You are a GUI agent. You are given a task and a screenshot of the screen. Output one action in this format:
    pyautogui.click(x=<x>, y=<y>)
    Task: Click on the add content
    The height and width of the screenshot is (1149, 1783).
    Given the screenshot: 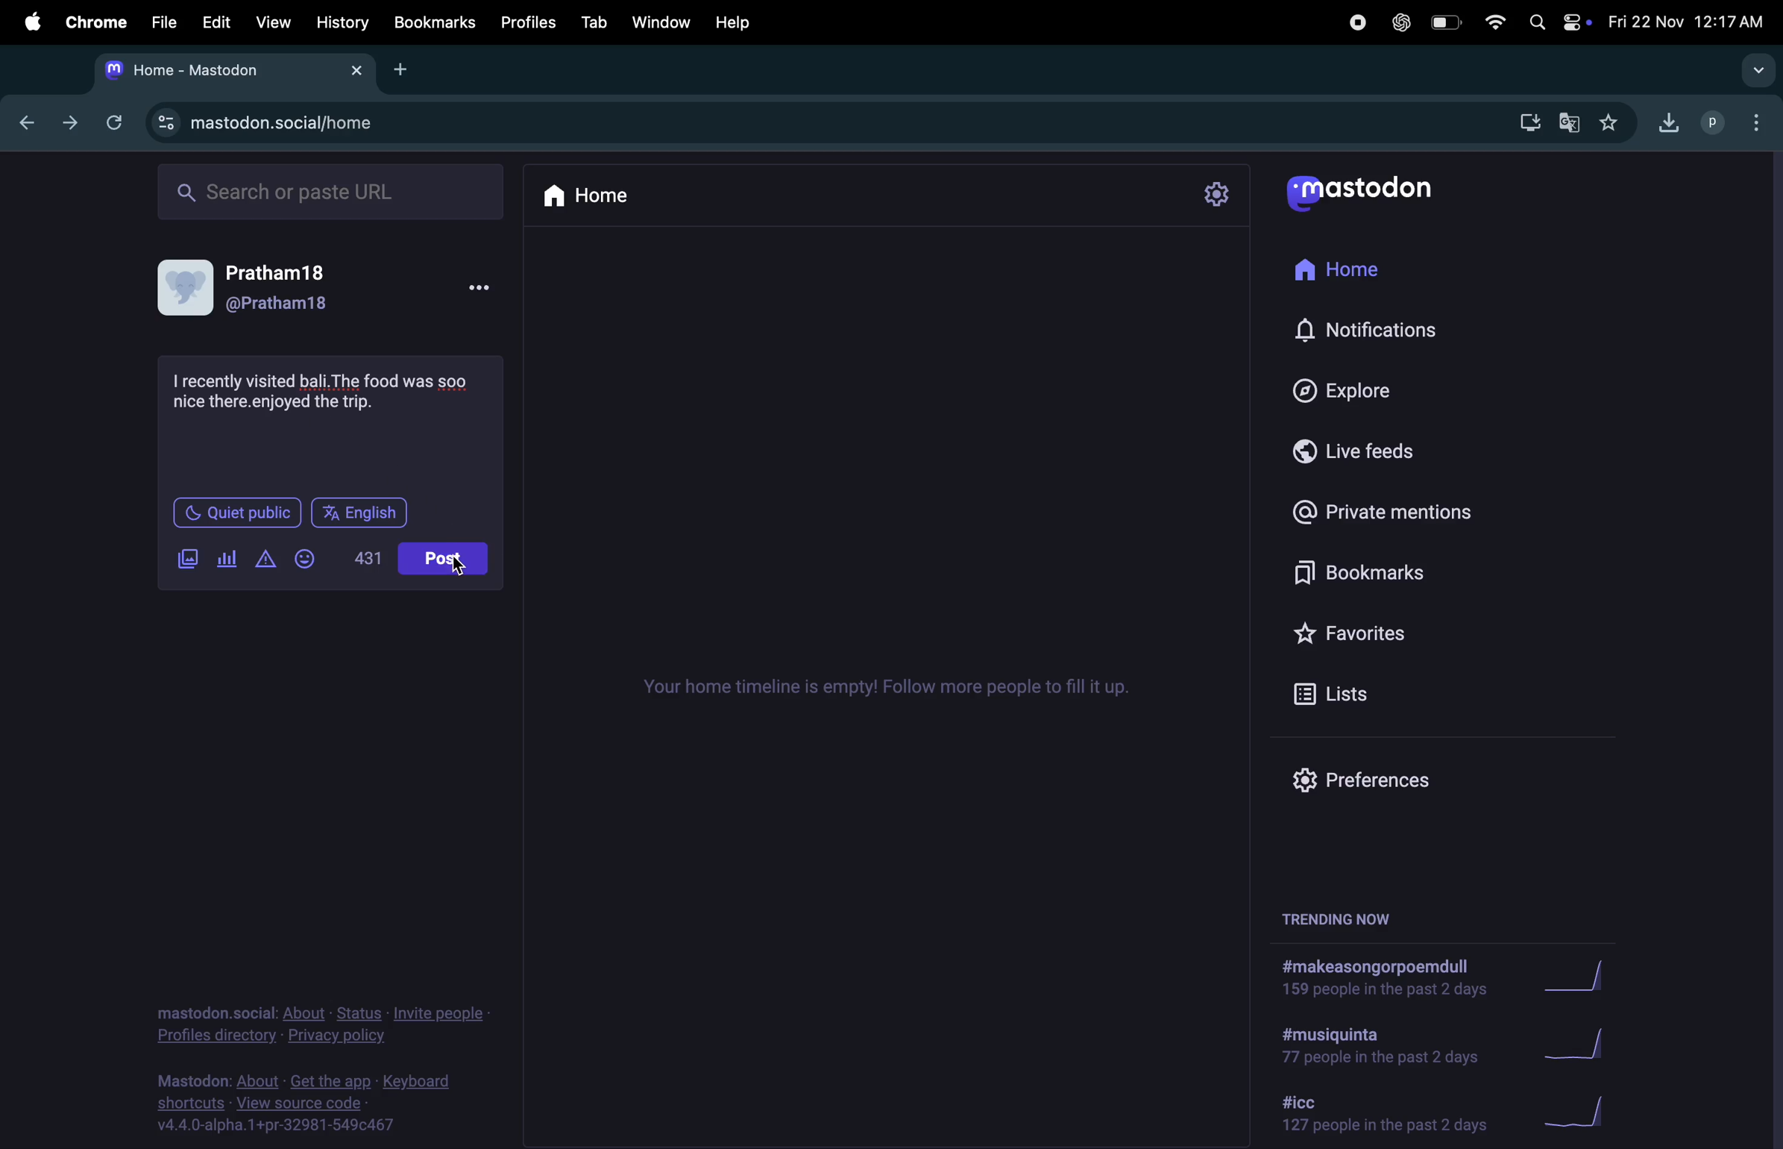 What is the action you would take?
    pyautogui.click(x=260, y=559)
    